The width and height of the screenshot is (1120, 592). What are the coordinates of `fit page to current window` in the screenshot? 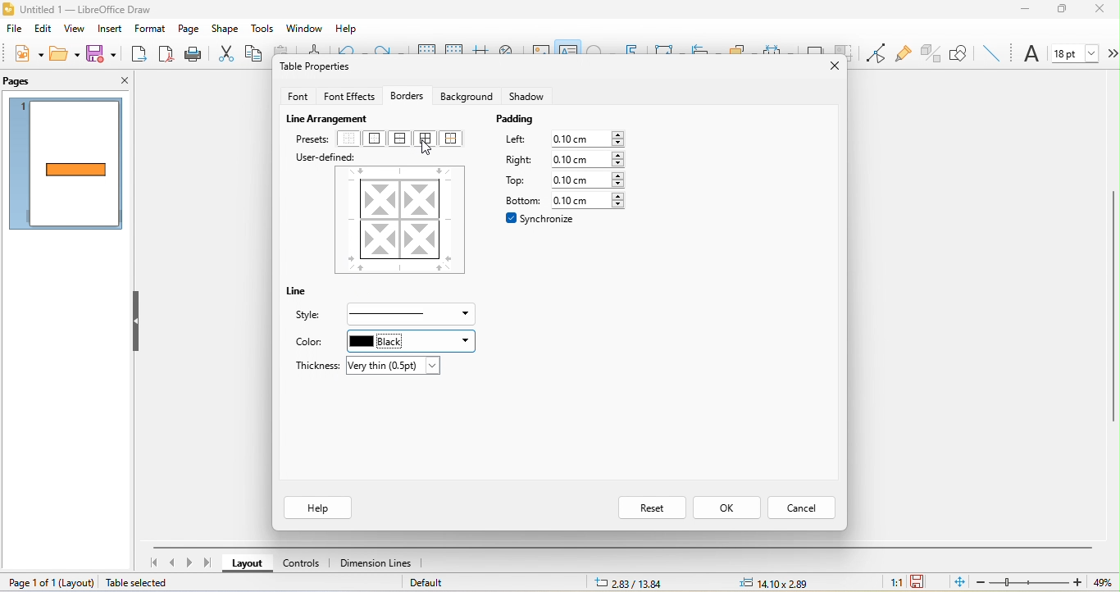 It's located at (958, 582).